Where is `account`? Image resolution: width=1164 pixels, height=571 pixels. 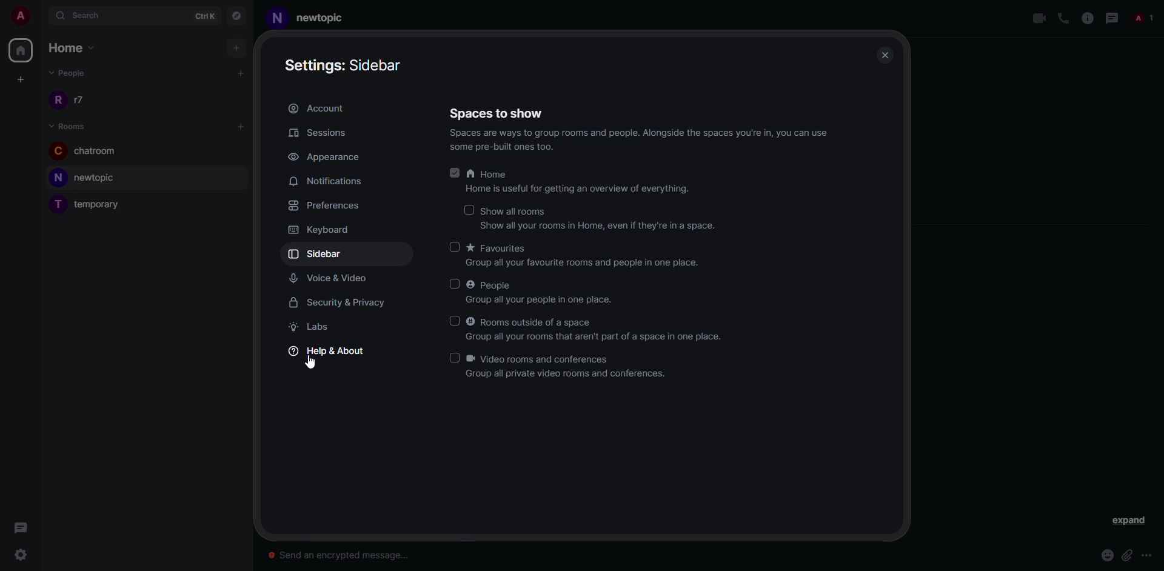 account is located at coordinates (320, 109).